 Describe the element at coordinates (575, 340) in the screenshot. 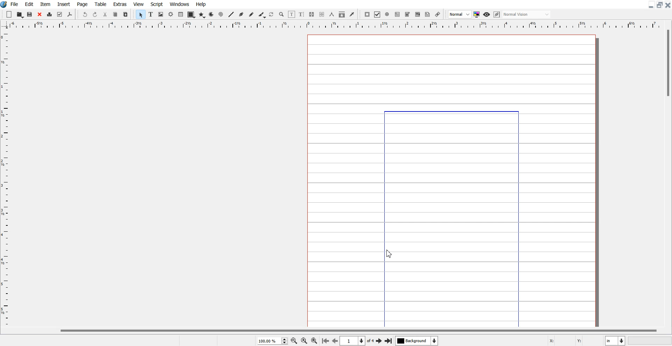

I see `X, Y Co-ordinate` at that location.